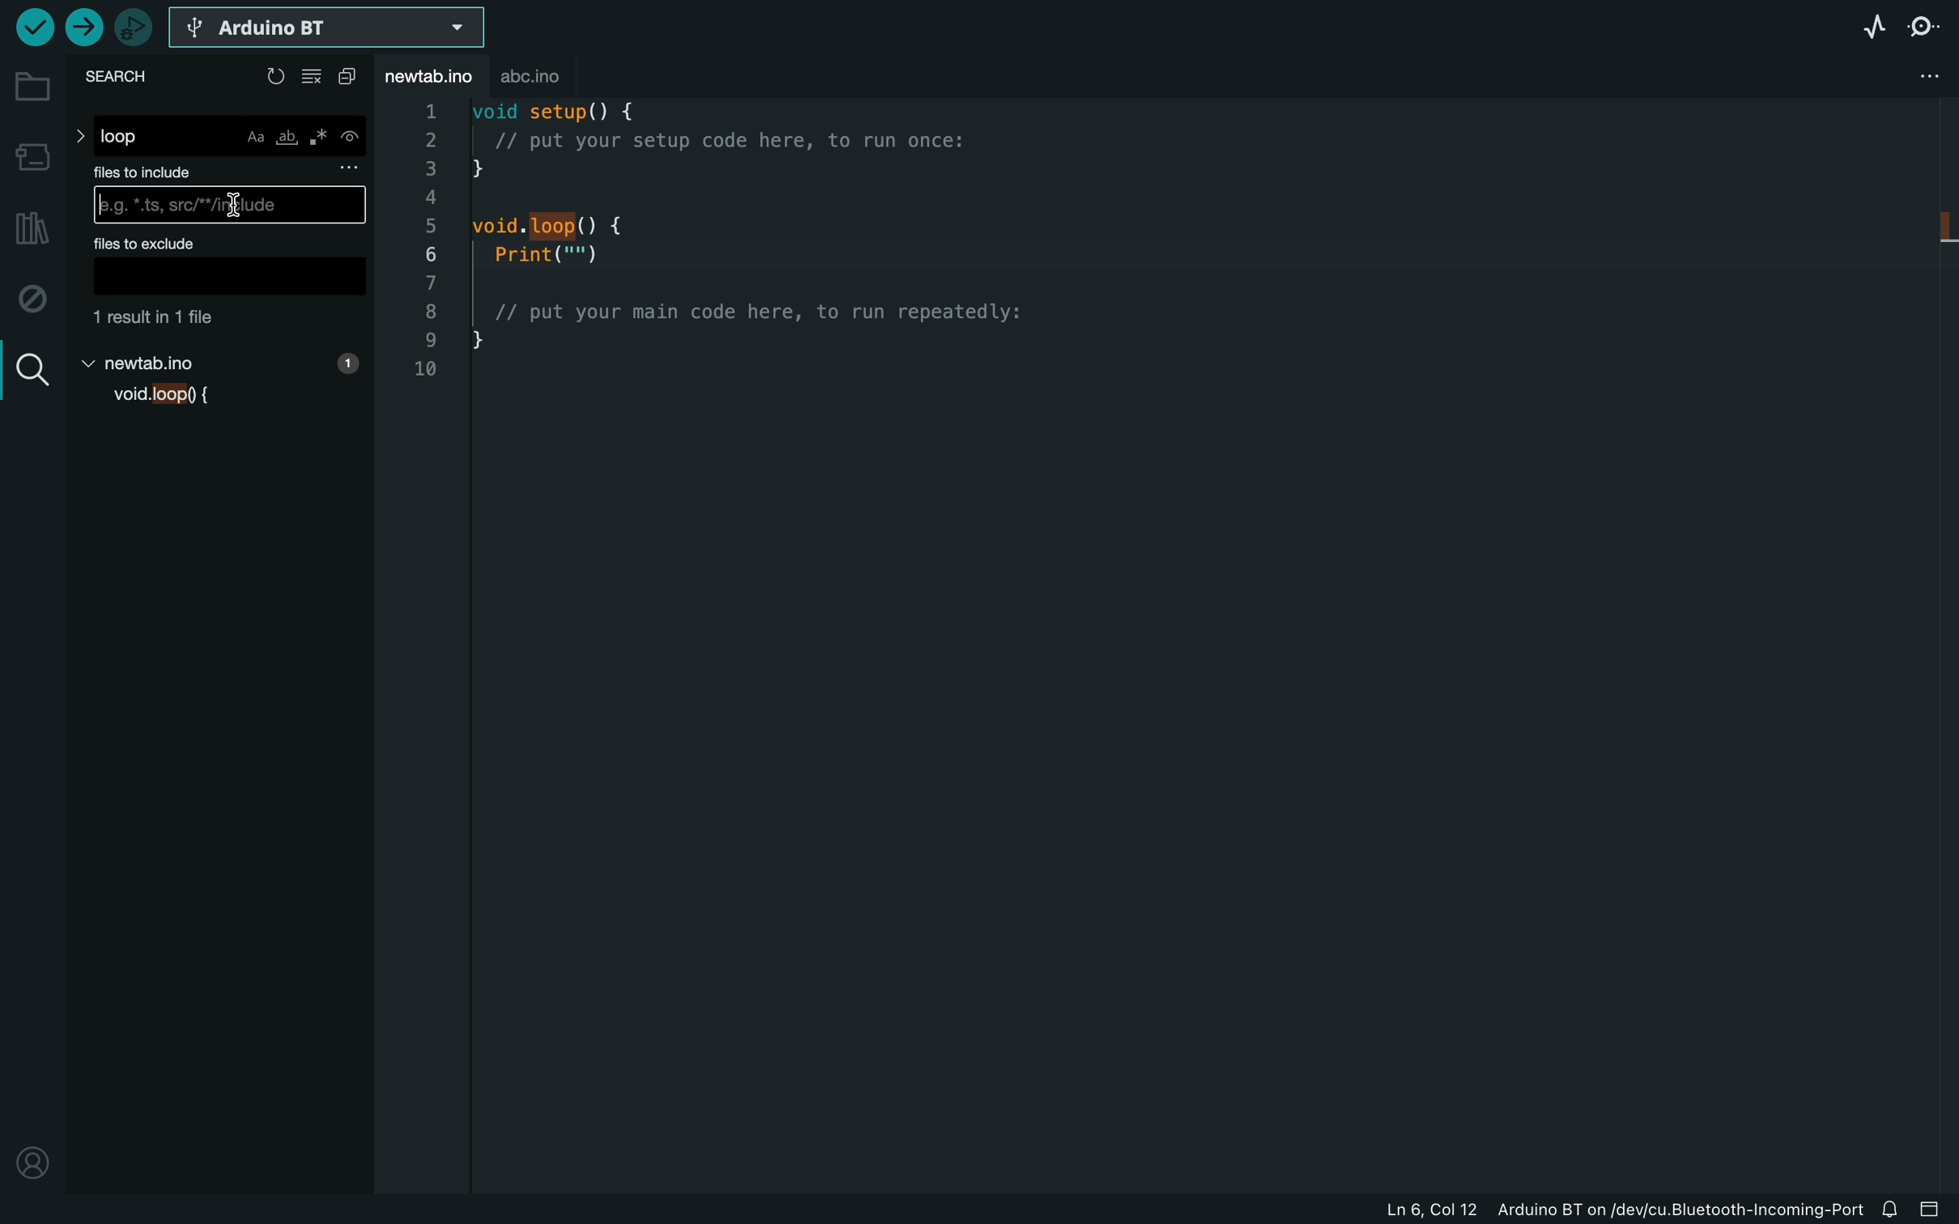 This screenshot has width=1959, height=1224. What do you see at coordinates (551, 76) in the screenshot?
I see `abc` at bounding box center [551, 76].